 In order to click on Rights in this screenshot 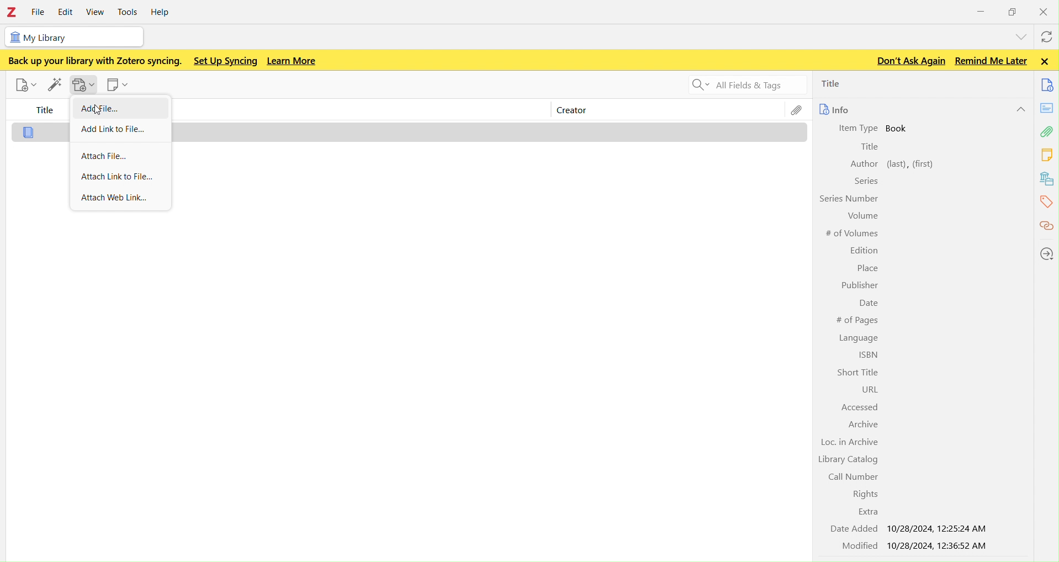, I will do `click(866, 494)`.